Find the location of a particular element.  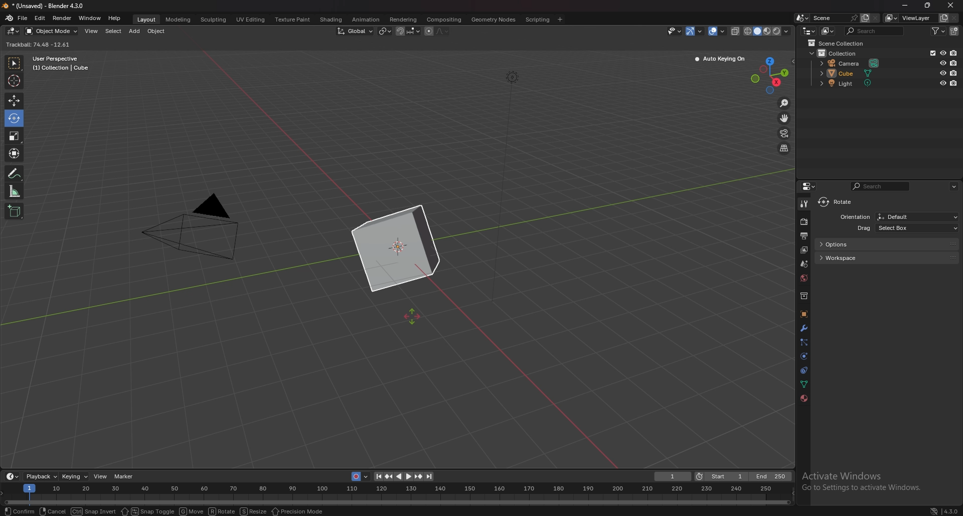

display mode is located at coordinates (828, 31).